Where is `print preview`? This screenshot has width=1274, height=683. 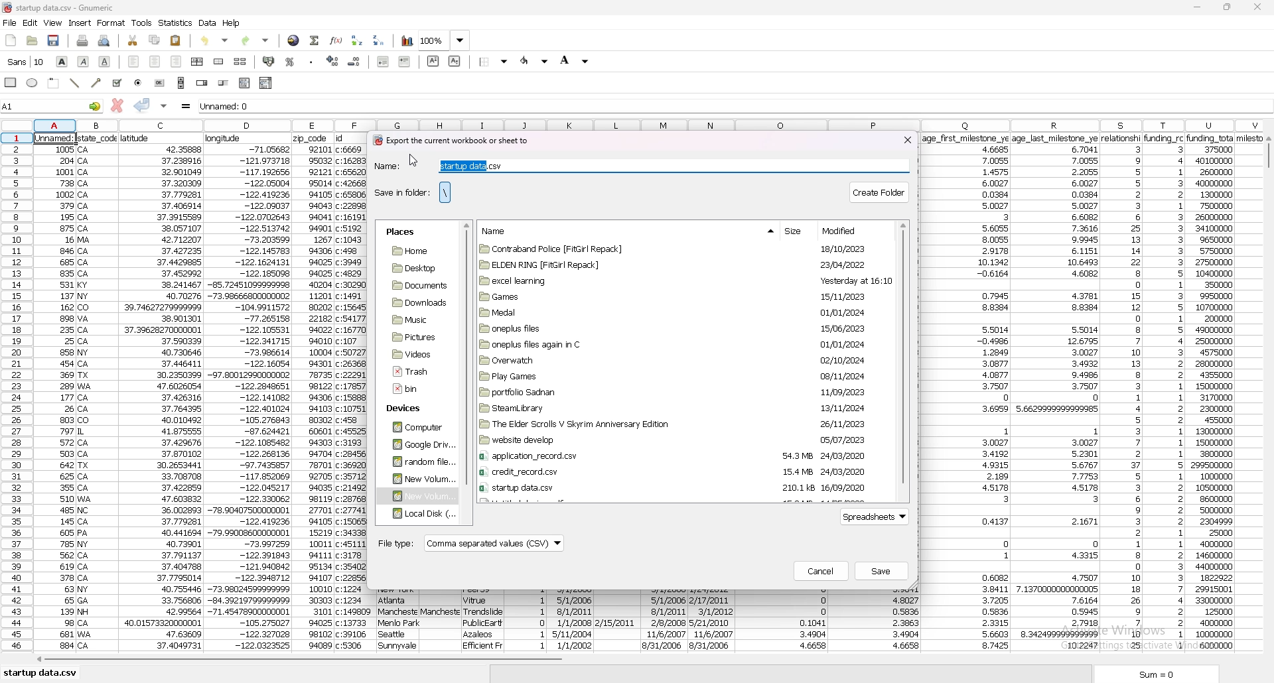
print preview is located at coordinates (104, 41).